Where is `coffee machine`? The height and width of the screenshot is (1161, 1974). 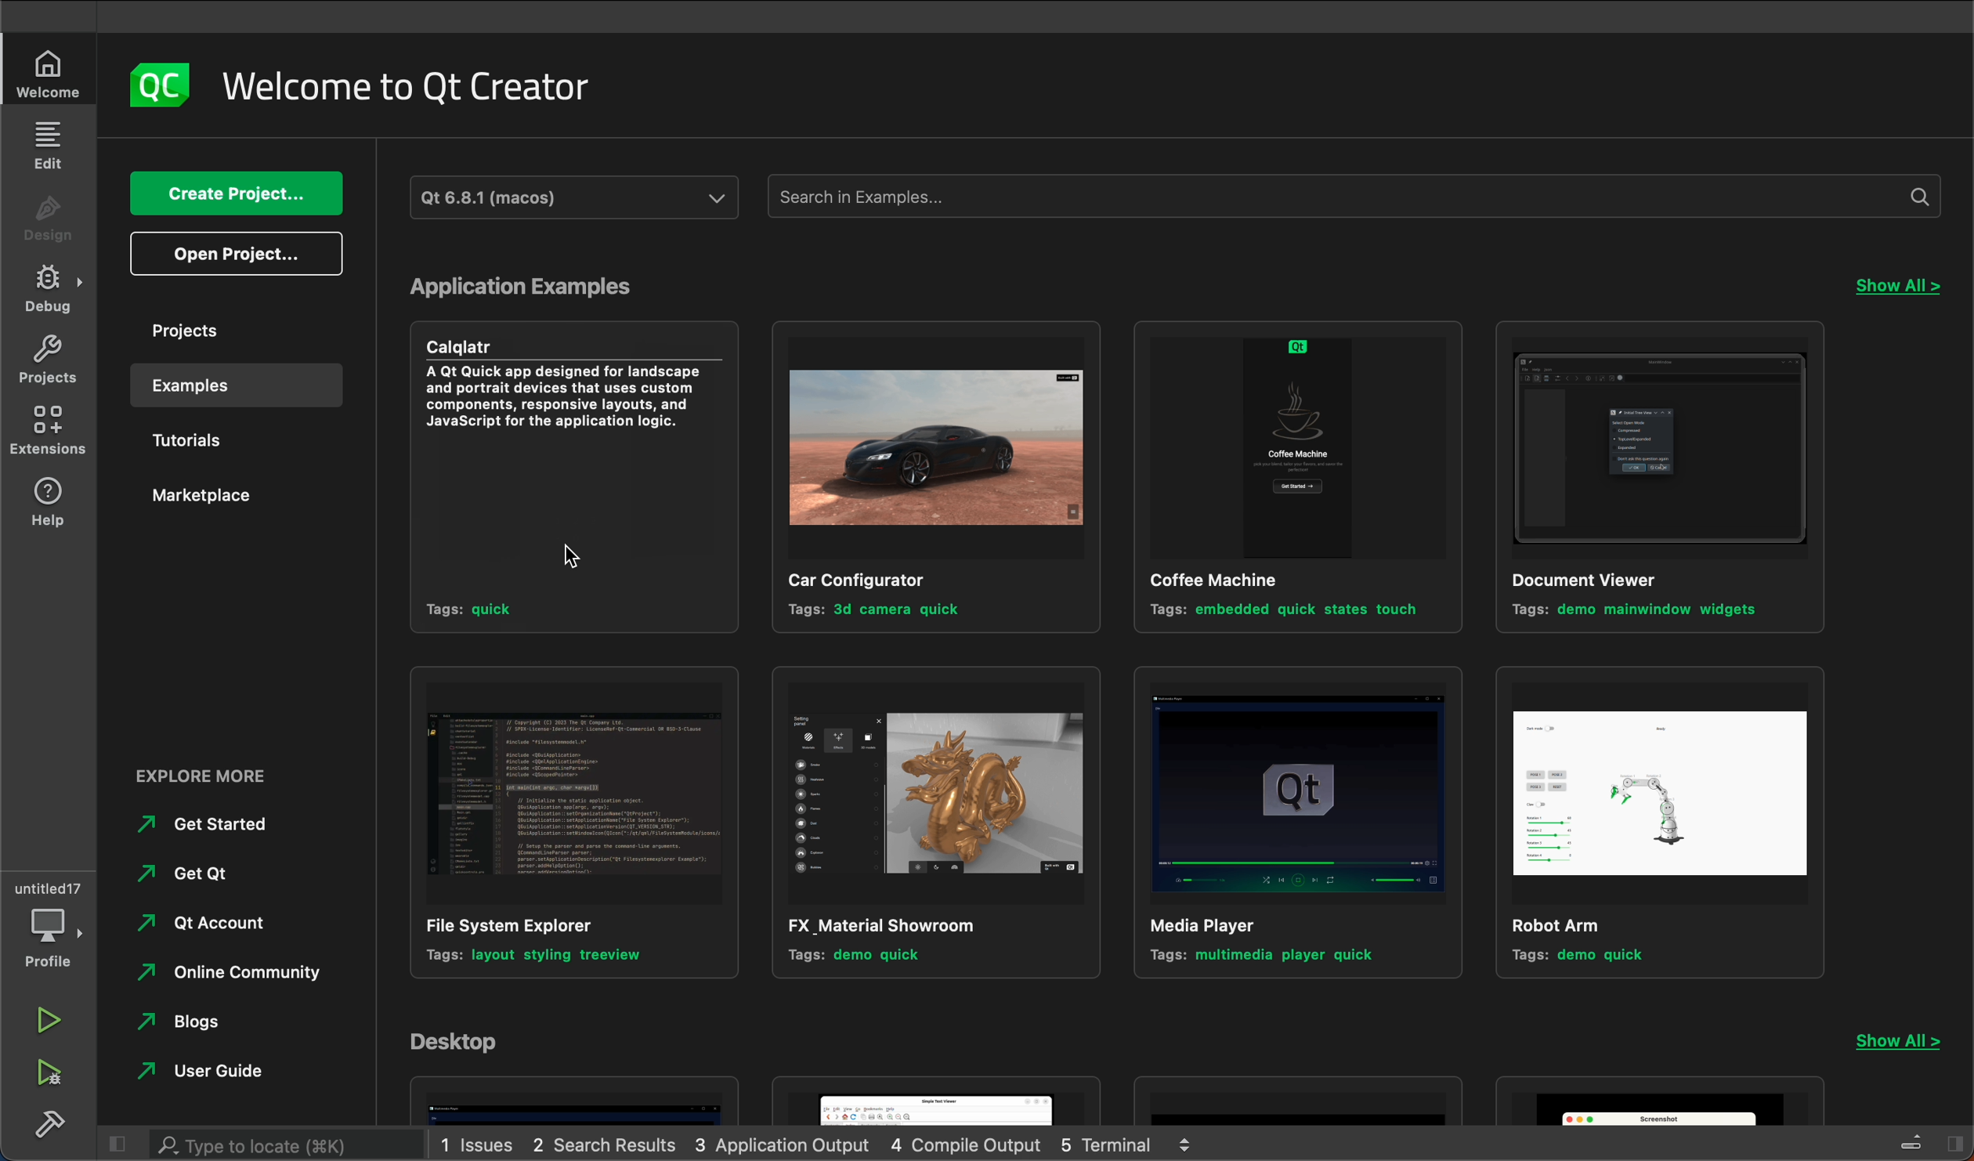 coffee machine is located at coordinates (1292, 478).